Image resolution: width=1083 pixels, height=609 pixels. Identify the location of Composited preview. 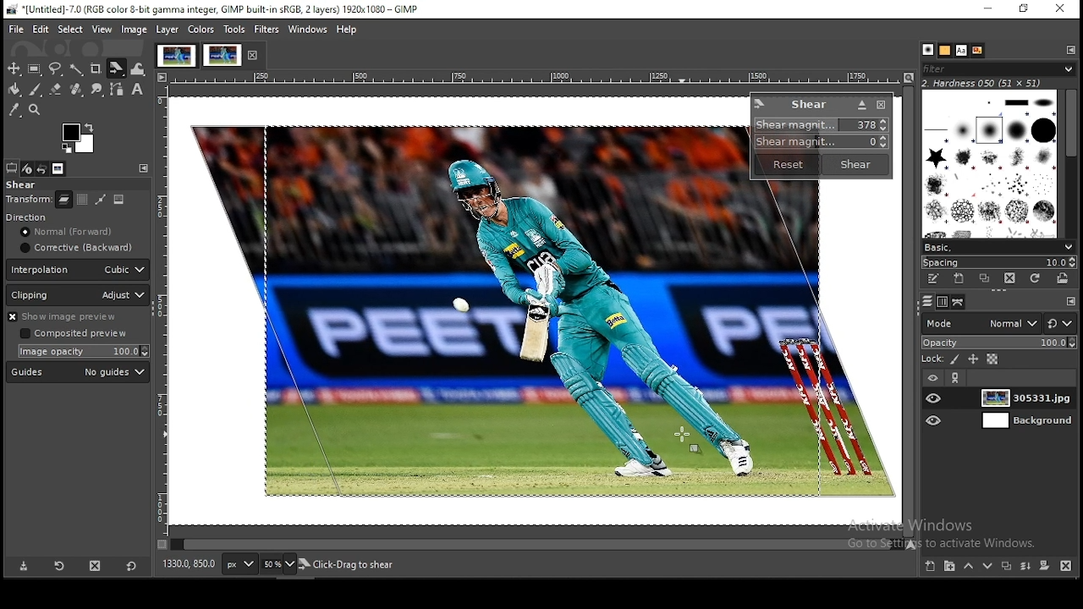
(75, 334).